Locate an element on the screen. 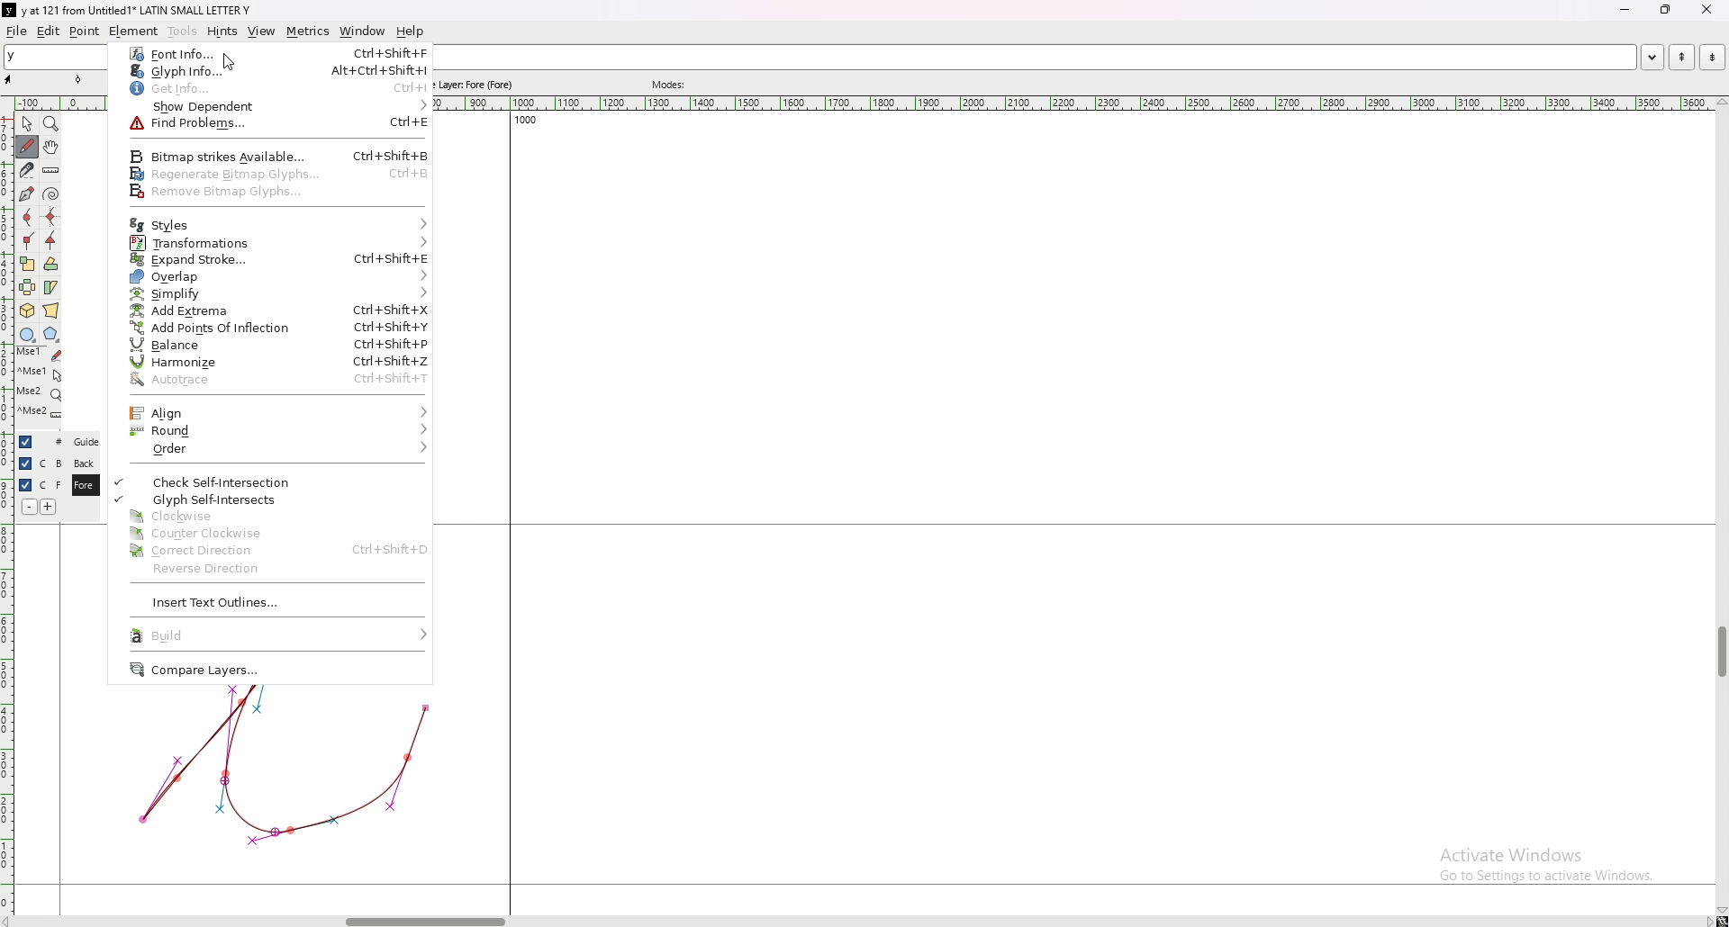  resize is located at coordinates (1664, 10).